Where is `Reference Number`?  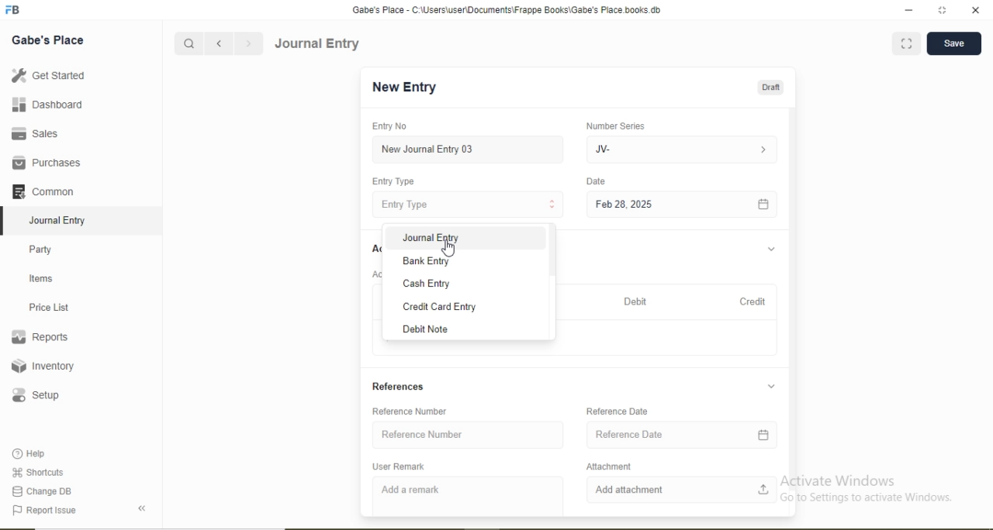
Reference Number is located at coordinates (409, 412).